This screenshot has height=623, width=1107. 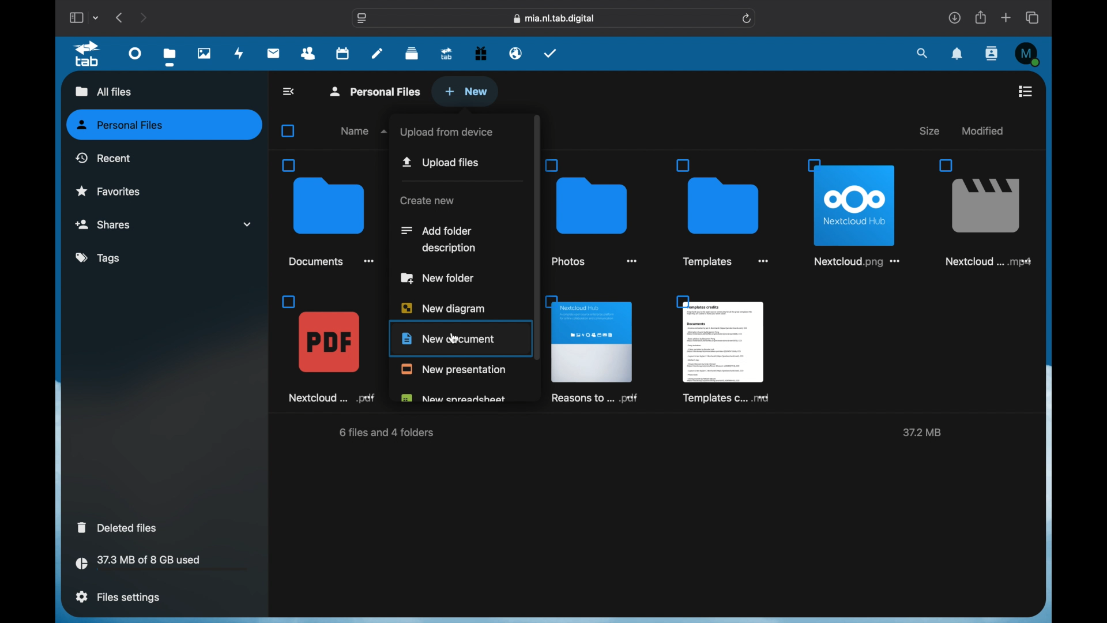 I want to click on 6 files and 4 folders, so click(x=389, y=434).